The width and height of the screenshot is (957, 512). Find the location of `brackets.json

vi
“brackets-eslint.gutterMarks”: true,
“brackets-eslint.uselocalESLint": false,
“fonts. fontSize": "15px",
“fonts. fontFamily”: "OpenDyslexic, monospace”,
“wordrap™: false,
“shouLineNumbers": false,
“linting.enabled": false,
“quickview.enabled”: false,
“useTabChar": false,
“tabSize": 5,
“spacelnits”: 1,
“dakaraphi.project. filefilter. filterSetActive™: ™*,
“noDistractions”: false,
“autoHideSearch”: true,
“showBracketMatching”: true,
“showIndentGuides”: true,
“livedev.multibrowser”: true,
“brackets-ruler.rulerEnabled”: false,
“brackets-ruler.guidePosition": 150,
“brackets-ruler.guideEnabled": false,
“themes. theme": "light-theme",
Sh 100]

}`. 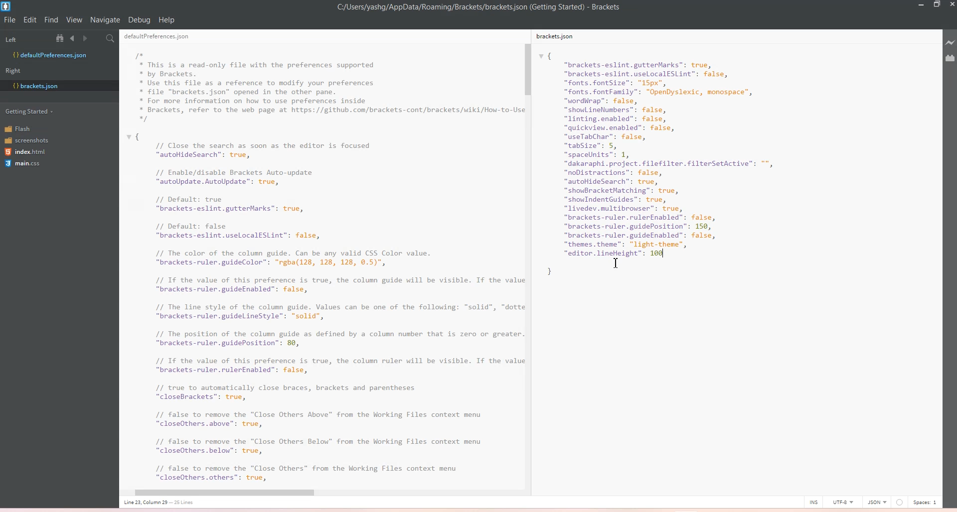

brackets.json

vi
“brackets-eslint.gutterMarks”: true,
“brackets-eslint.uselocalESLint": false,
“fonts. fontSize": "15px",
“fonts. fontFamily”: "OpenDyslexic, monospace”,
“wordrap™: false,
“shouLineNumbers": false,
“linting.enabled": false,
“quickview.enabled”: false,
“useTabChar": false,
“tabSize": 5,
“spacelnits”: 1,
“dakaraphi.project. filefilter. filterSetActive™: ™*,
“noDistractions”: false,
“autoHideSearch”: true,
“showBracketMatching”: true,
“showIndentGuides”: true,
“livedev.multibrowser”: true,
“brackets-ruler.rulerEnabled”: false,
“brackets-ruler.guidePosition": 150,
“brackets-ruler.guideEnabled": false,
“themes. theme": "light-theme",
Sh 100]

} is located at coordinates (675, 171).